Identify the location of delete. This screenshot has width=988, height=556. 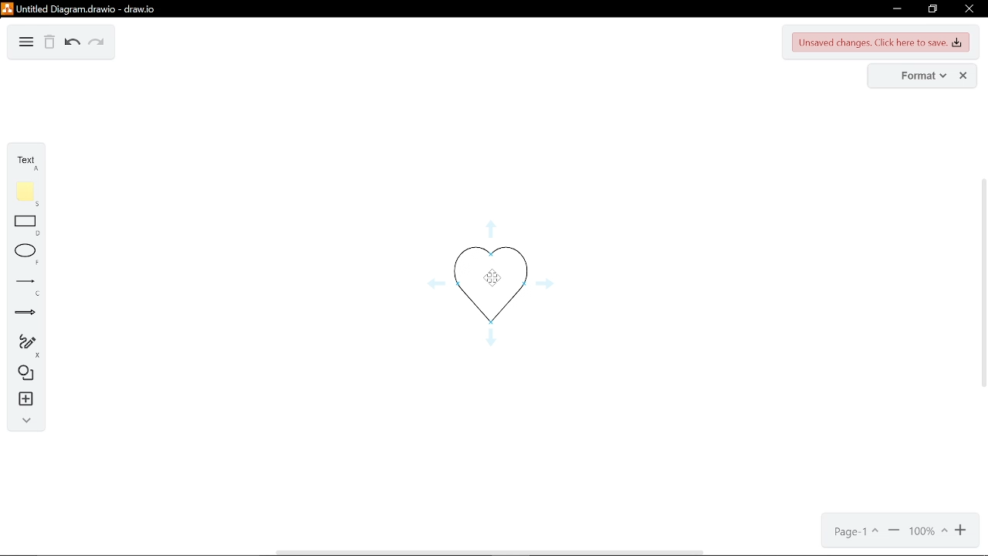
(51, 43).